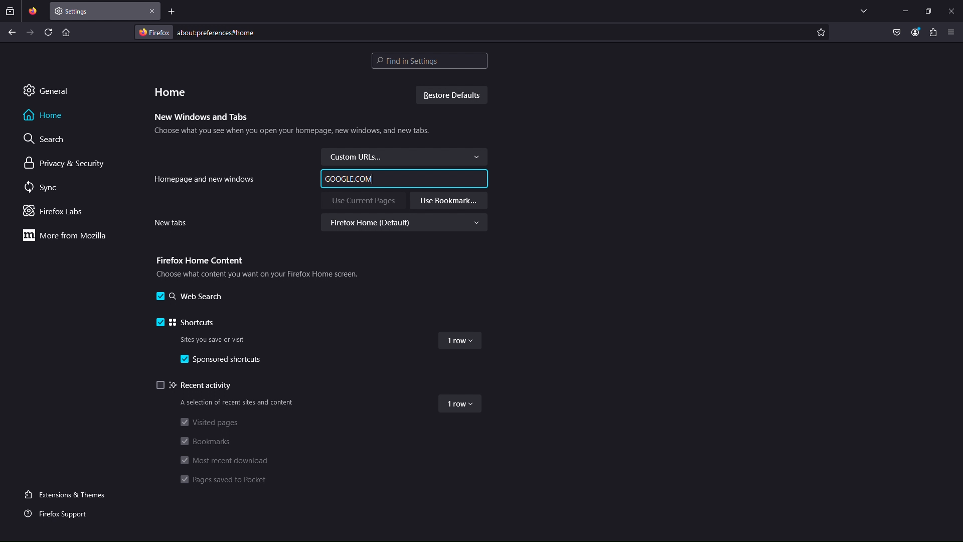 The height and width of the screenshot is (542, 963). Describe the element at coordinates (208, 422) in the screenshot. I see `Visited pages` at that location.